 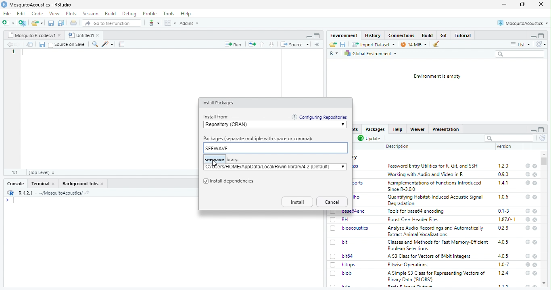 I want to click on 141, so click(x=504, y=183).